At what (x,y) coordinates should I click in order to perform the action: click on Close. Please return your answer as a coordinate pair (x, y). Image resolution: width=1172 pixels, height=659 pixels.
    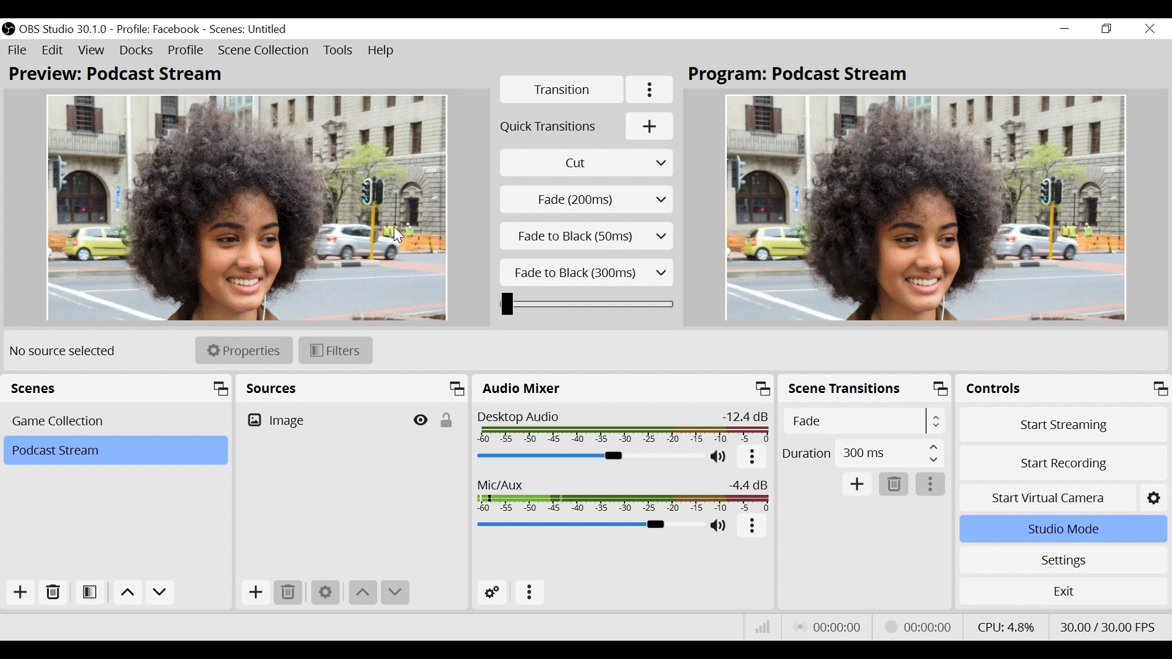
    Looking at the image, I should click on (1148, 29).